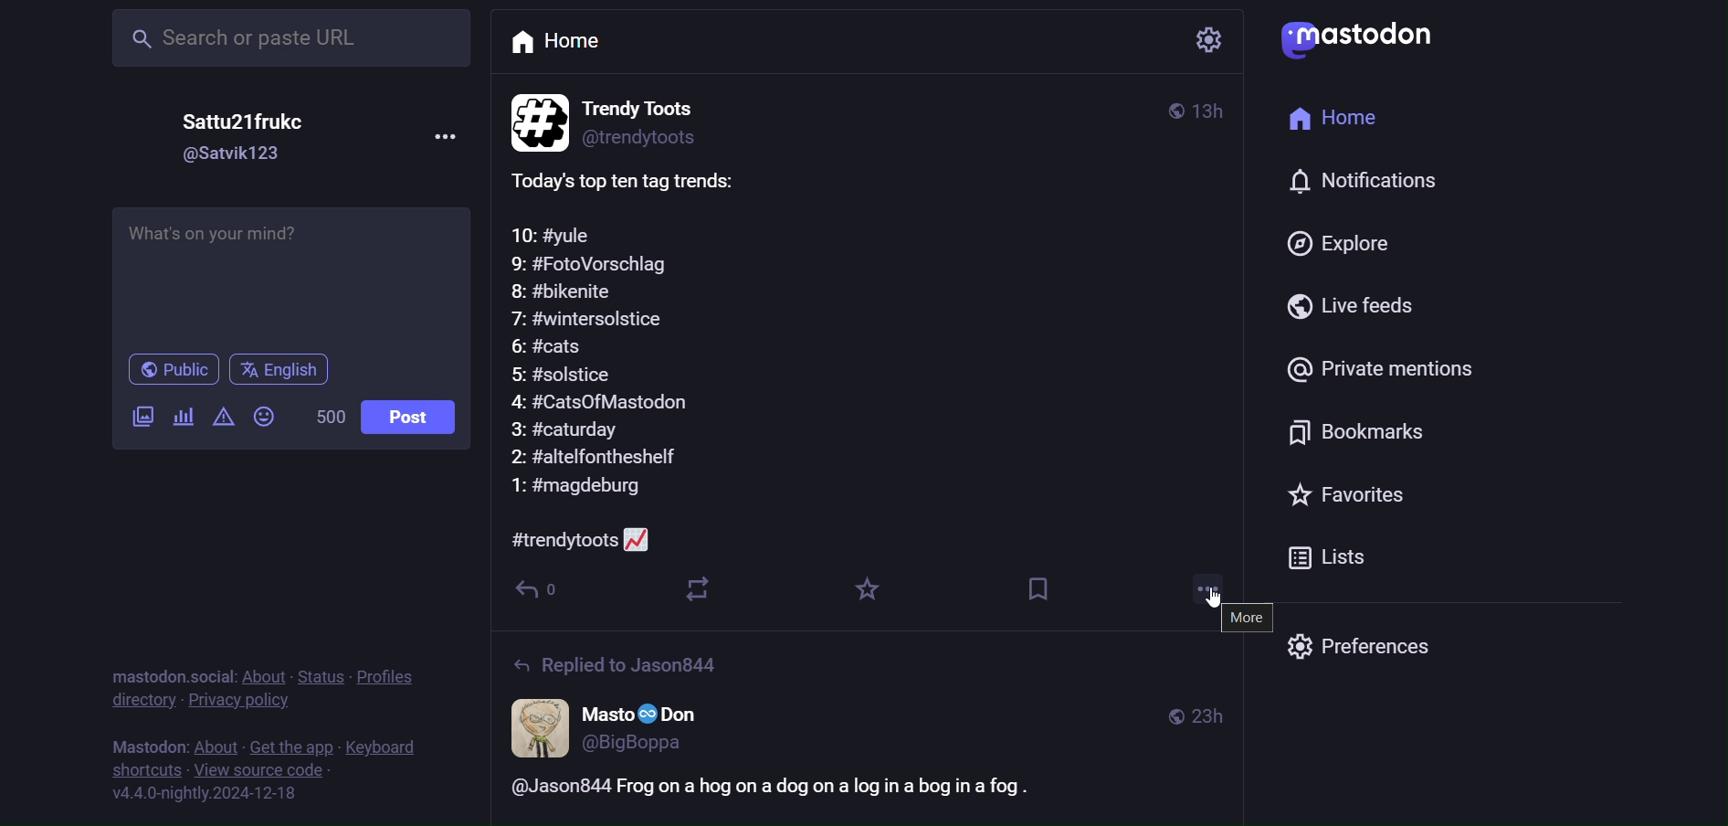 The width and height of the screenshot is (1728, 826). Describe the element at coordinates (1336, 120) in the screenshot. I see `home` at that location.